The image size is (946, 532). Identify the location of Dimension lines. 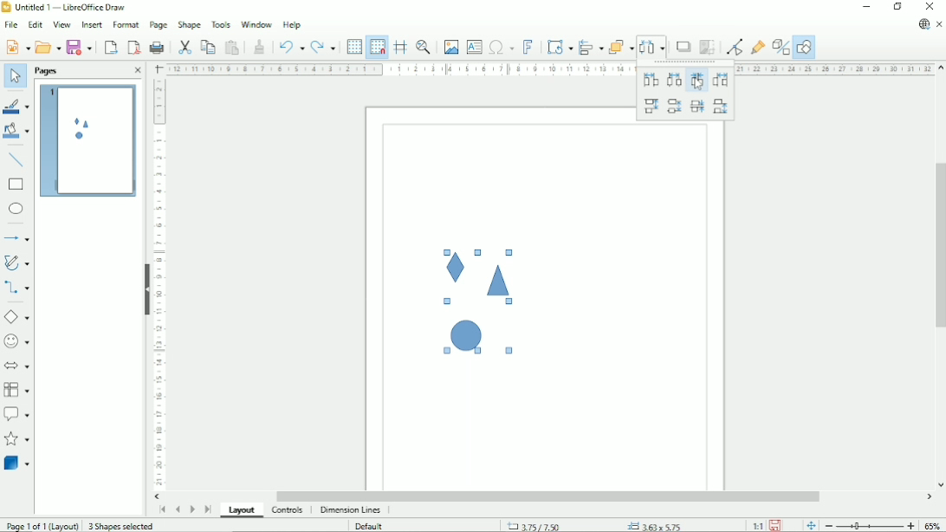
(352, 510).